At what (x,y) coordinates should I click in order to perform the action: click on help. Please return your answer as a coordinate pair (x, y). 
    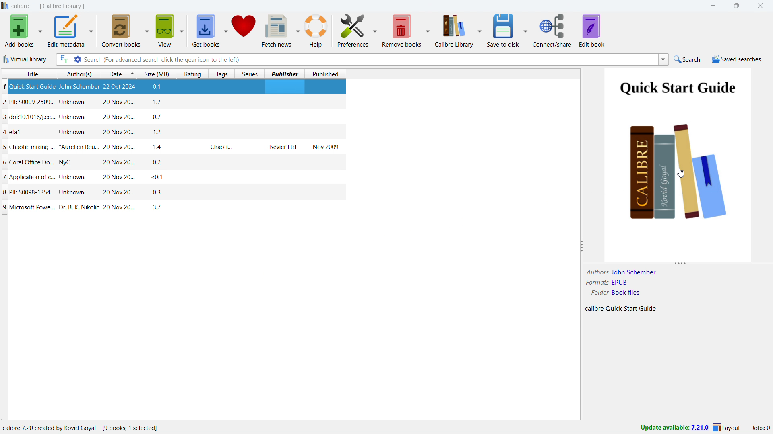
    Looking at the image, I should click on (315, 31).